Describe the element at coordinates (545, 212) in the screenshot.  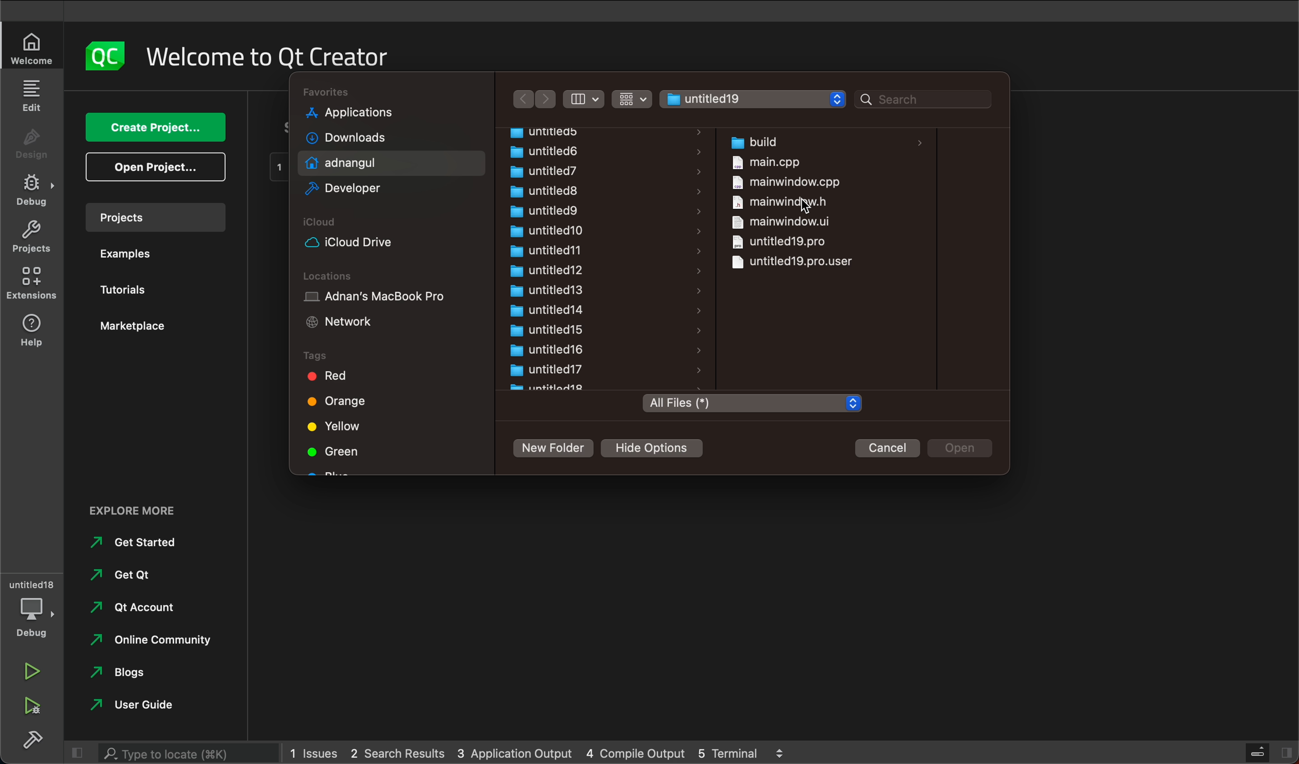
I see `untitled09` at that location.